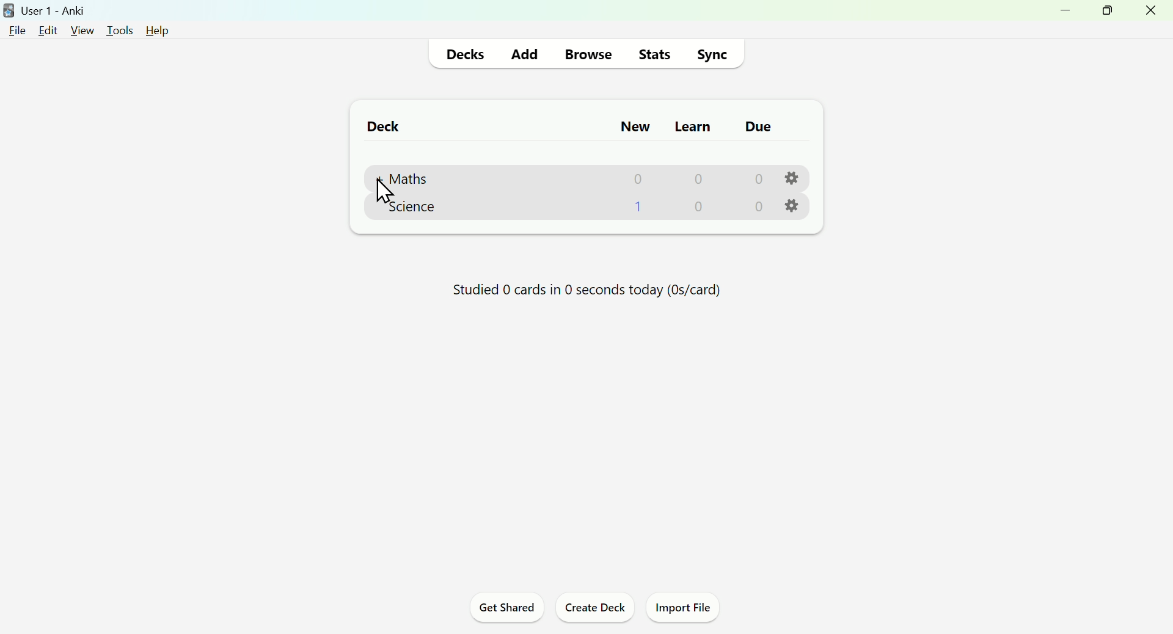  I want to click on 0, so click(698, 178).